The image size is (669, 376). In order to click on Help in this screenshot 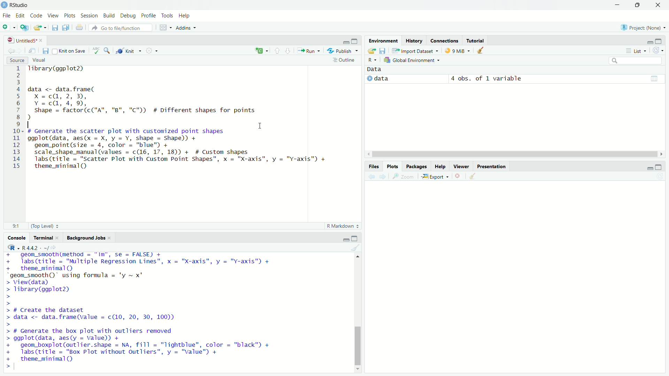, I will do `click(440, 166)`.